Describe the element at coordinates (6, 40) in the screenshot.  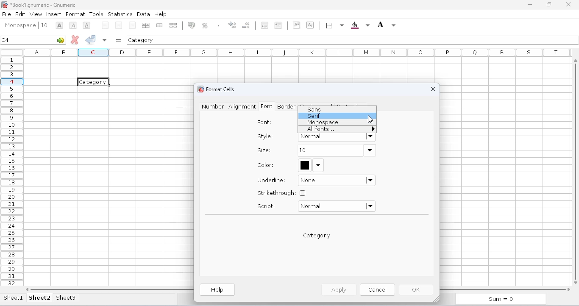
I see `C4` at that location.